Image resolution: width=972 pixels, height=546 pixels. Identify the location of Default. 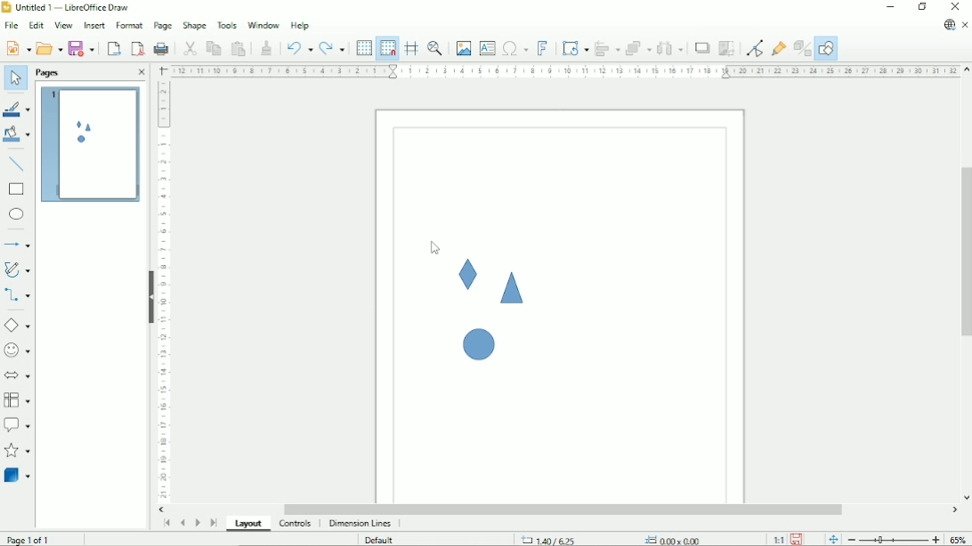
(378, 540).